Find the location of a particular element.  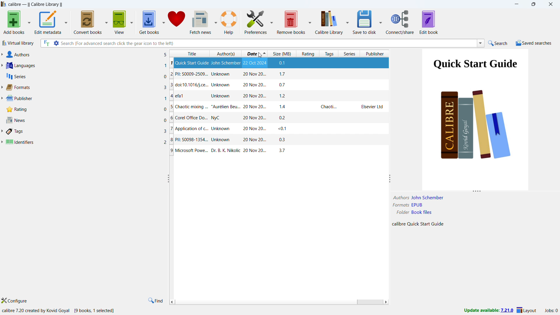

Chaotic.. is located at coordinates (327, 107).